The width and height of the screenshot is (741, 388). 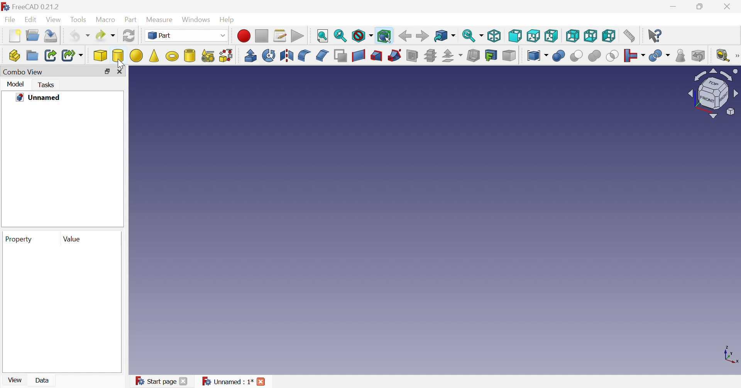 I want to click on Offset:, so click(x=452, y=56).